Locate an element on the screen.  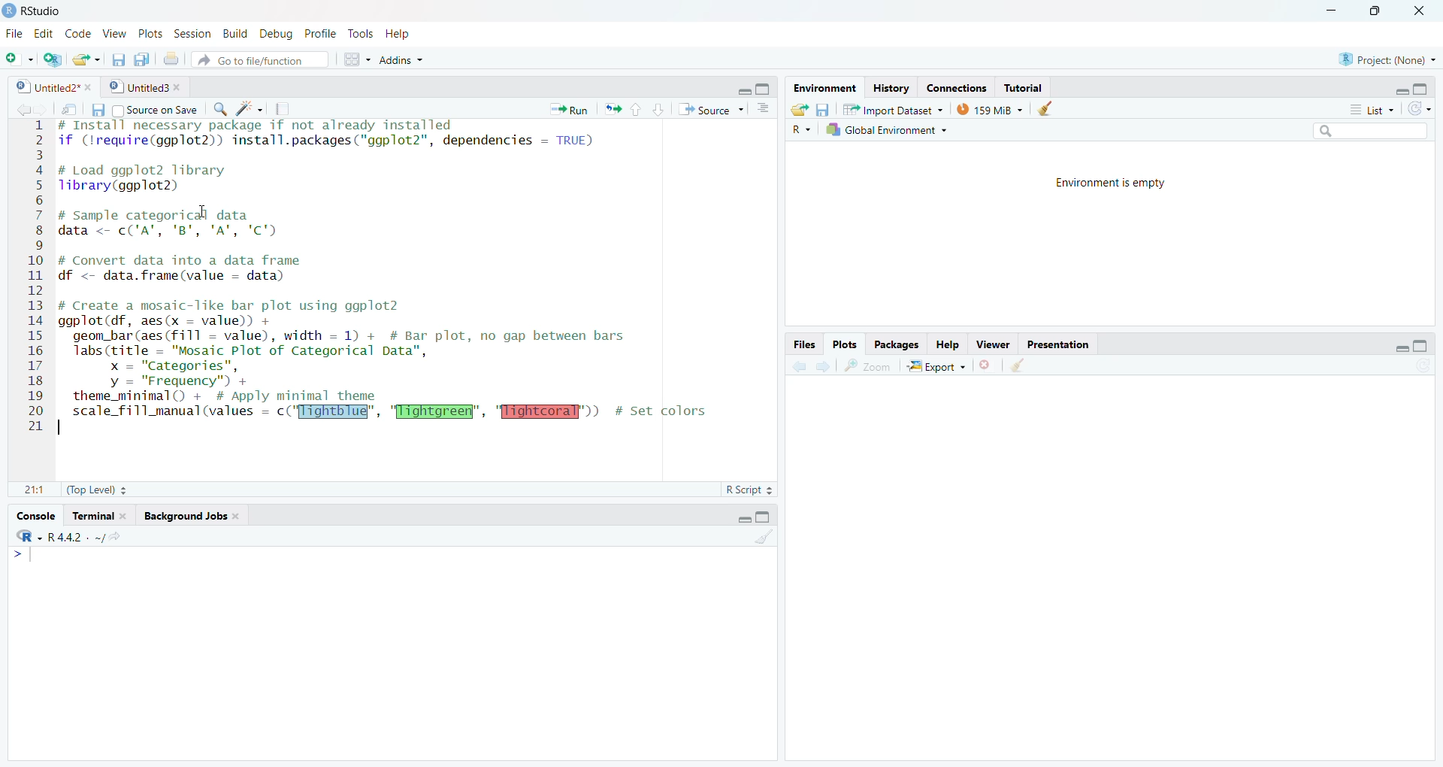
Clean is located at coordinates (764, 537).